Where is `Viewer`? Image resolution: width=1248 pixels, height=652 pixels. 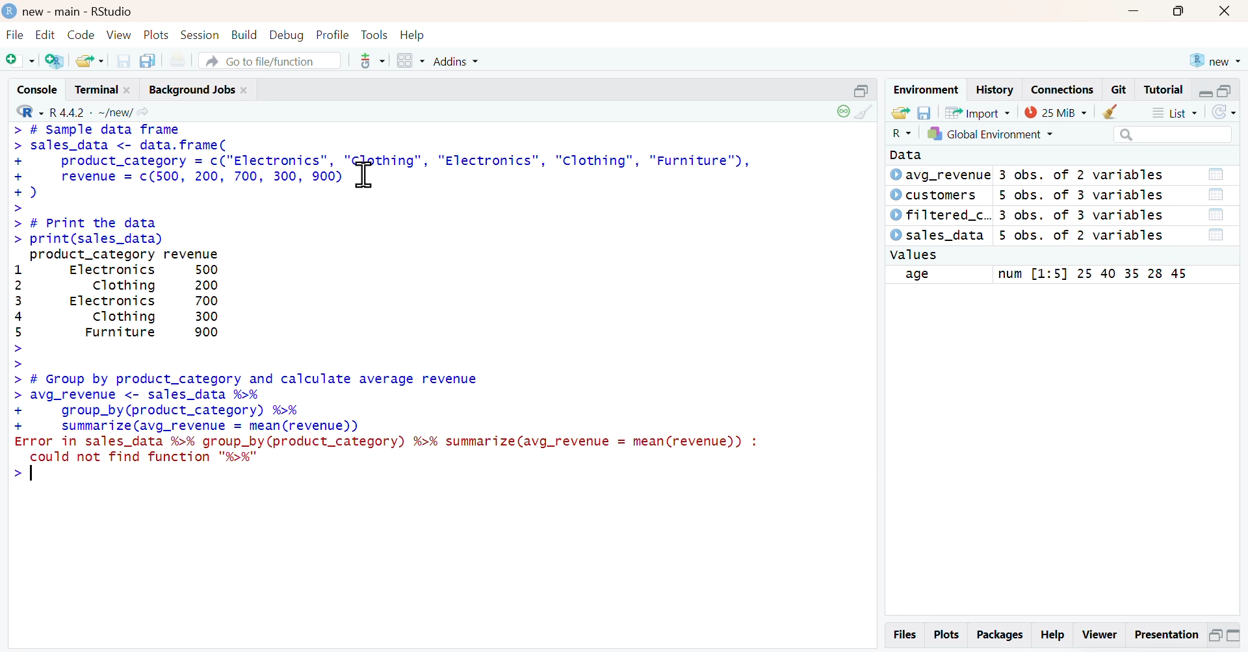
Viewer is located at coordinates (1100, 637).